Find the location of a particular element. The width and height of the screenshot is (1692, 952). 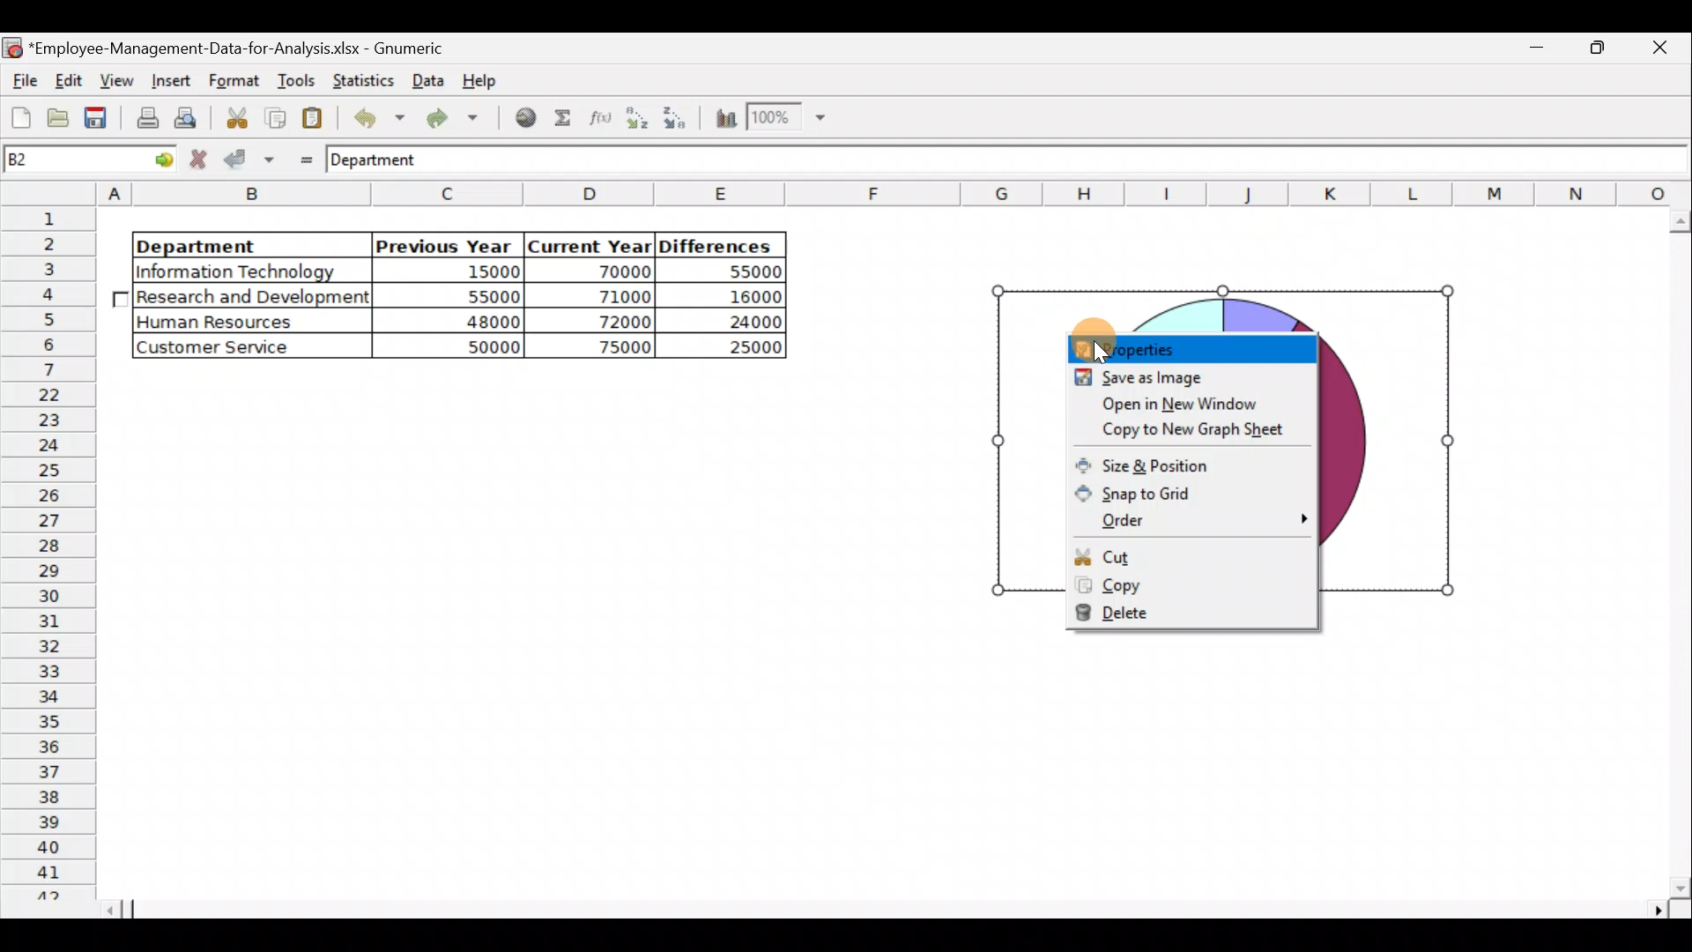

Properties is located at coordinates (1188, 346).